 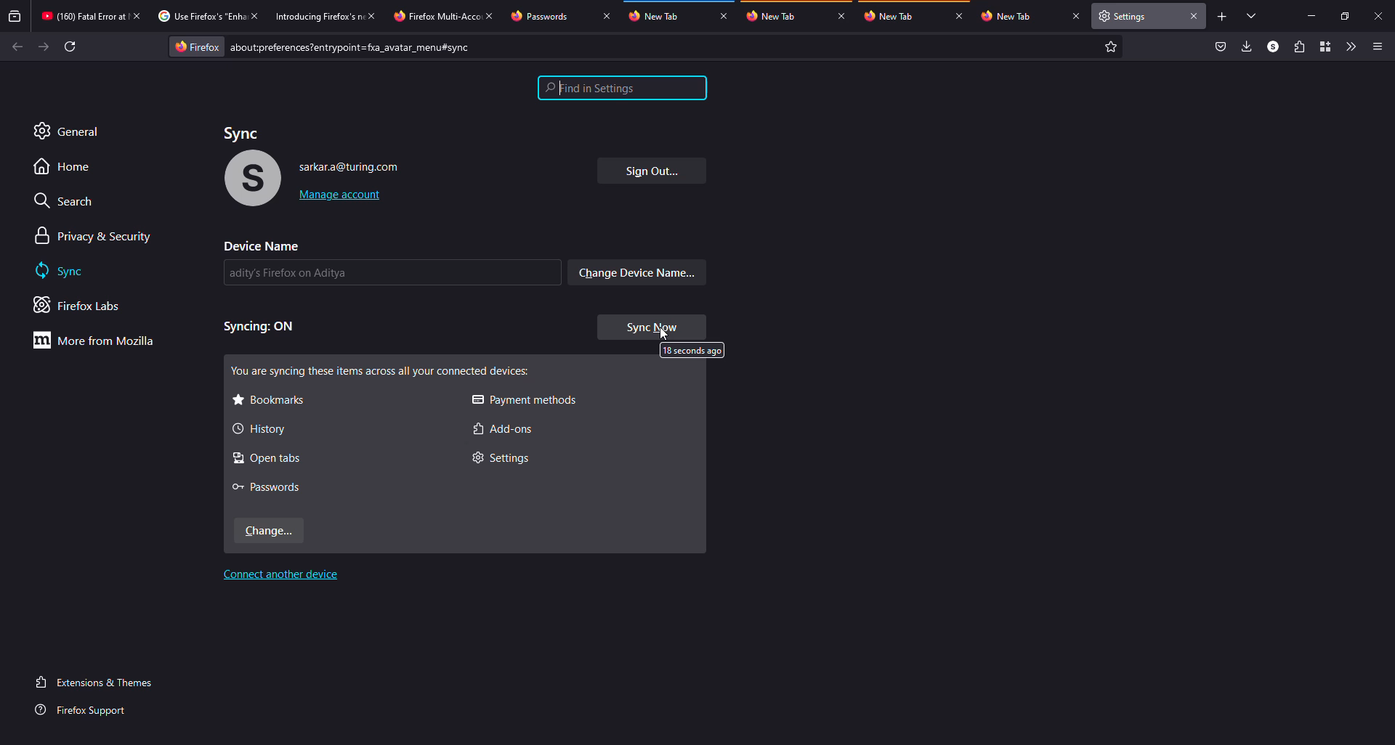 What do you see at coordinates (240, 134) in the screenshot?
I see `sync` at bounding box center [240, 134].